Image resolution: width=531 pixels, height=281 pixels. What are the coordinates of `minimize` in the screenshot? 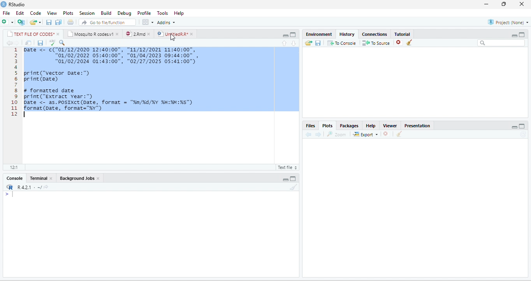 It's located at (285, 35).